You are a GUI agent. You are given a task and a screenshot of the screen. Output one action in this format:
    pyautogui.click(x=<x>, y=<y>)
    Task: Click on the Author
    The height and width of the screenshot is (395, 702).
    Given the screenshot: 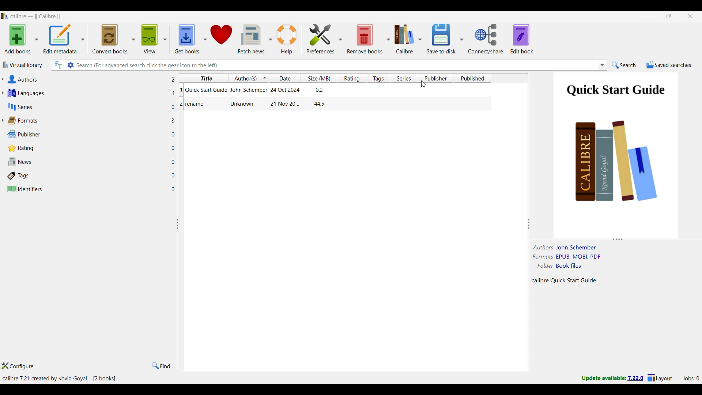 What is the action you would take?
    pyautogui.click(x=243, y=104)
    